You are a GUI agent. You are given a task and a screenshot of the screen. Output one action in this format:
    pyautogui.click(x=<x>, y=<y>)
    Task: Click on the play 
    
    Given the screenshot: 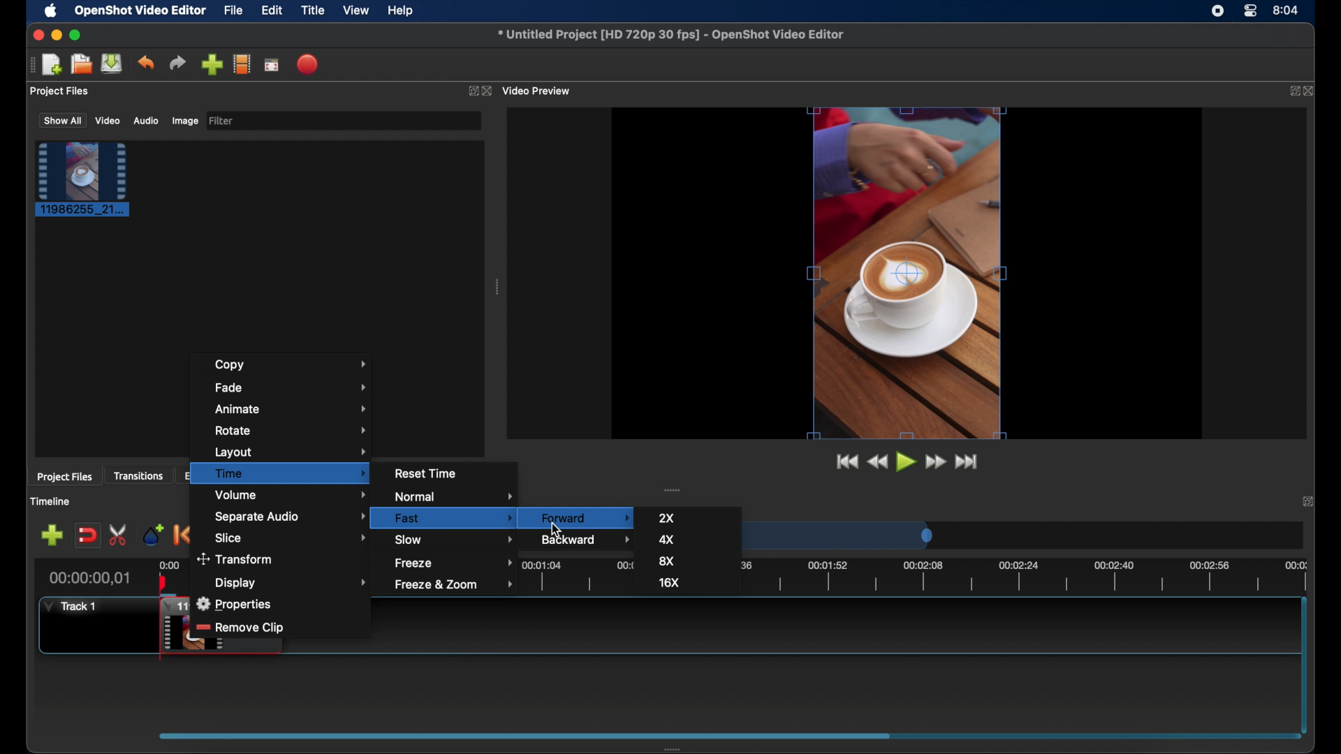 What is the action you would take?
    pyautogui.click(x=904, y=461)
    